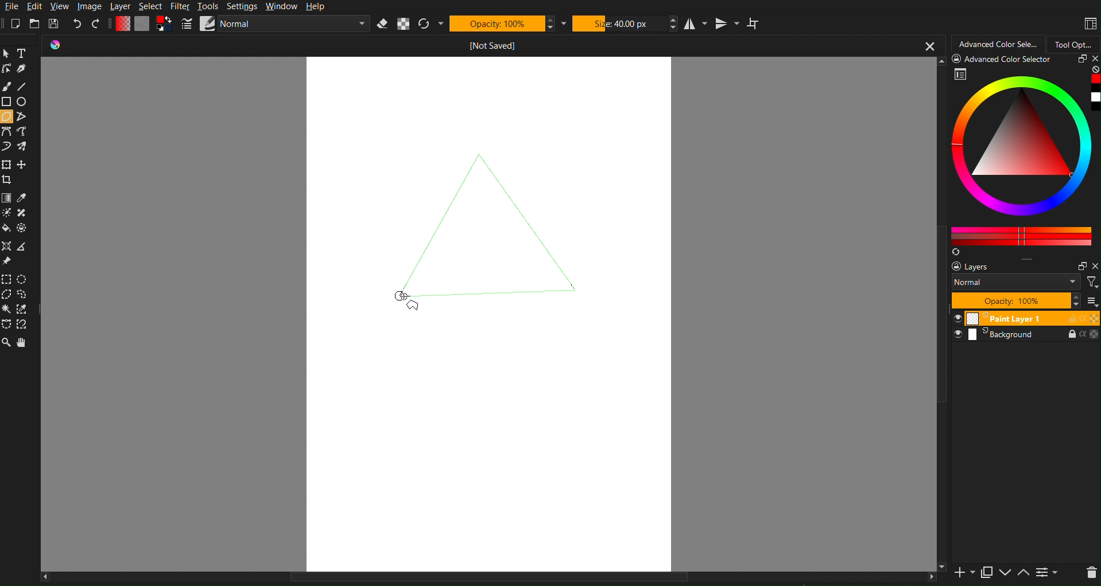 The height and width of the screenshot is (586, 1101). I want to click on Advanced Color Selector, so click(1005, 61).